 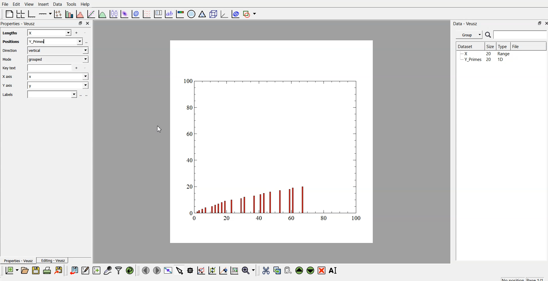 What do you see at coordinates (87, 23) in the screenshot?
I see `close` at bounding box center [87, 23].